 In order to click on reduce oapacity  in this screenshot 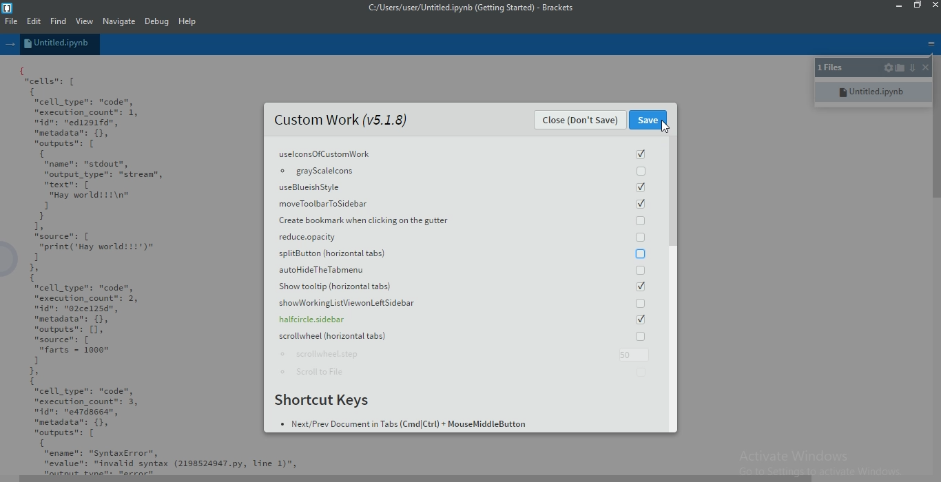, I will do `click(471, 238)`.